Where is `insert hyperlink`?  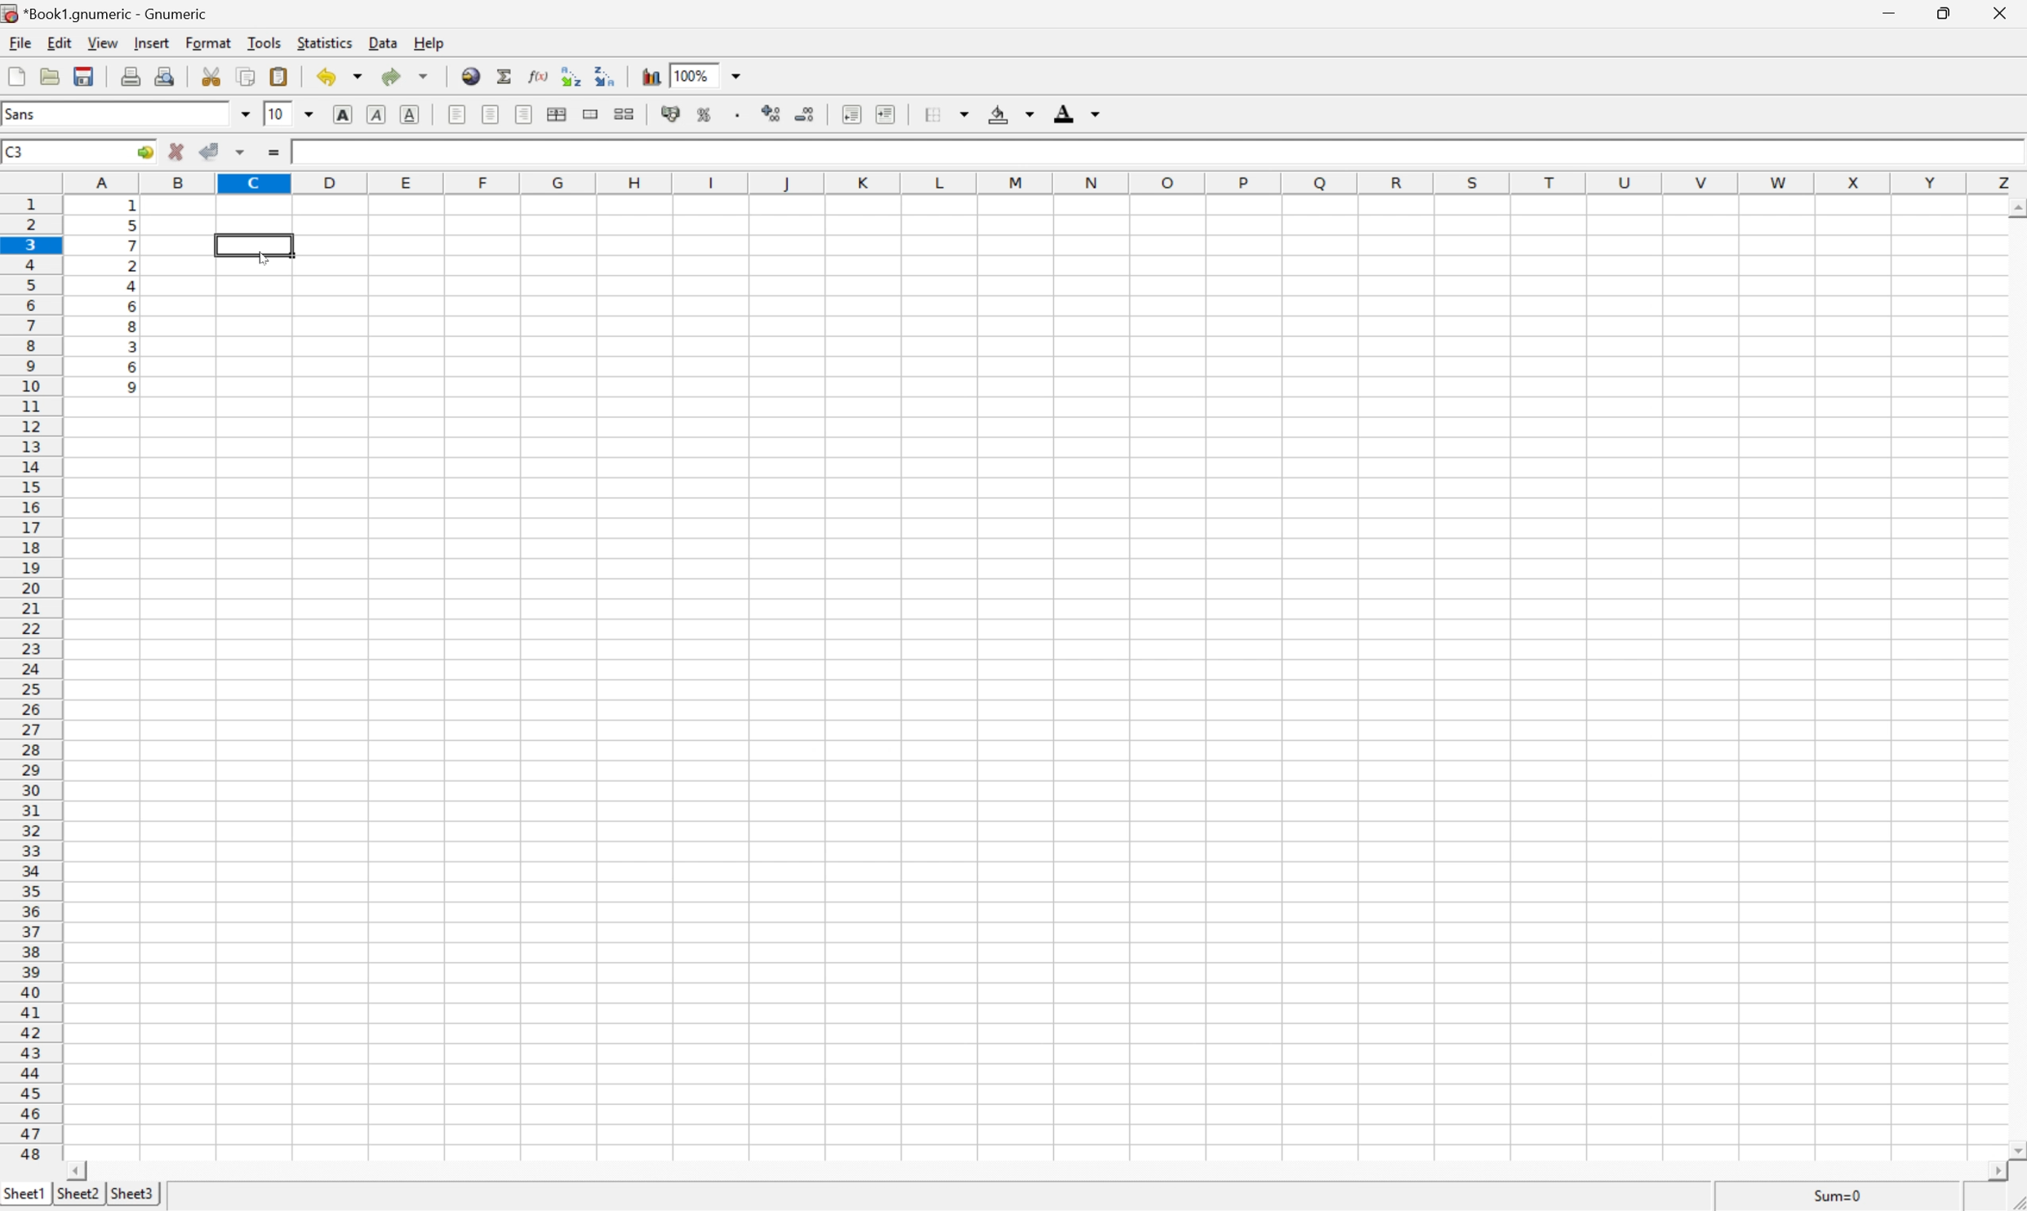
insert hyperlink is located at coordinates (468, 75).